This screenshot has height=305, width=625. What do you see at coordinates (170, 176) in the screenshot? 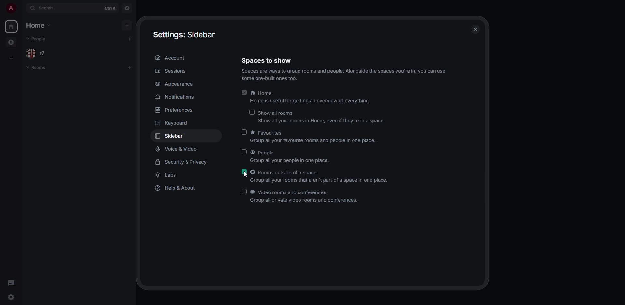
I see `labs` at bounding box center [170, 176].